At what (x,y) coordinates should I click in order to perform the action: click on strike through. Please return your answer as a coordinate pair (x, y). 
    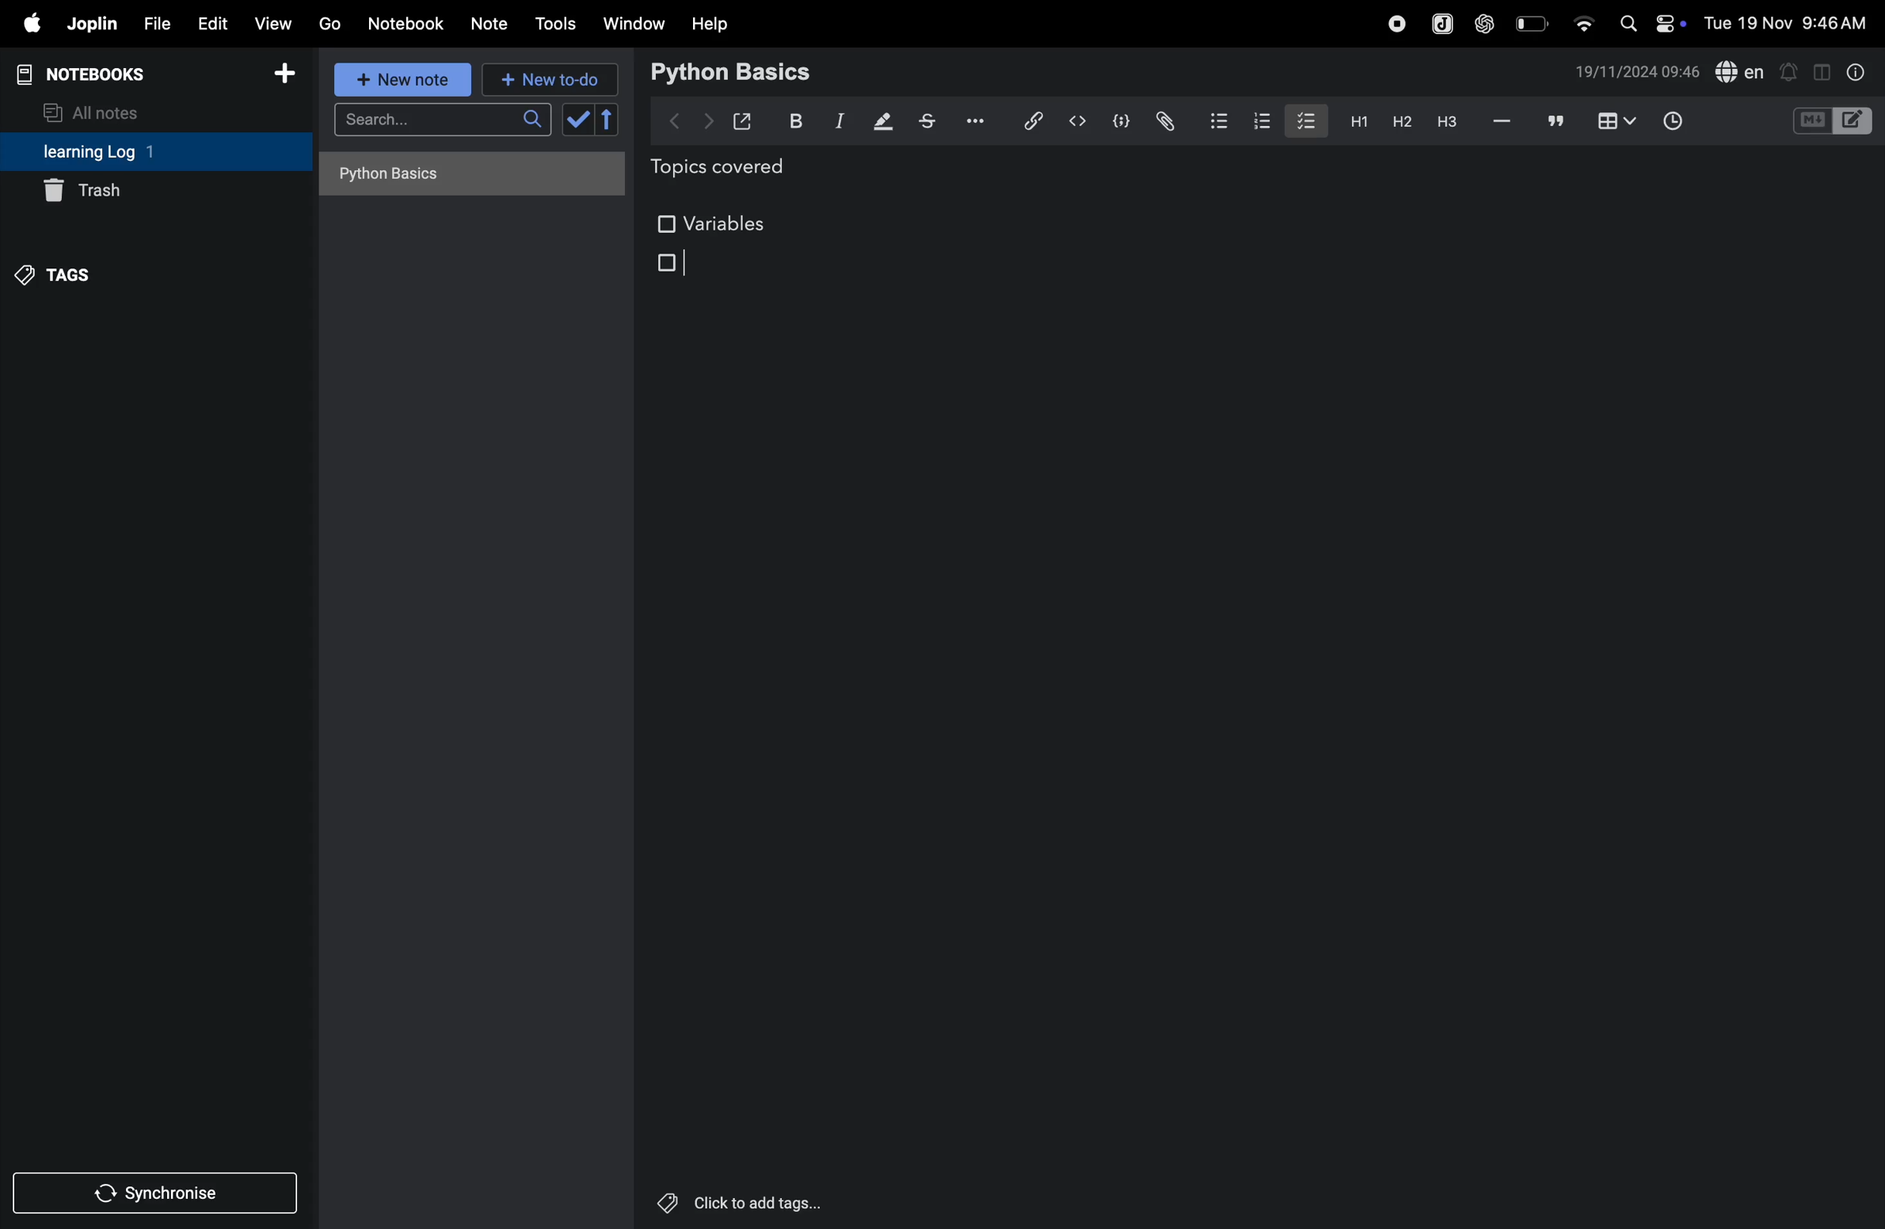
    Looking at the image, I should click on (927, 121).